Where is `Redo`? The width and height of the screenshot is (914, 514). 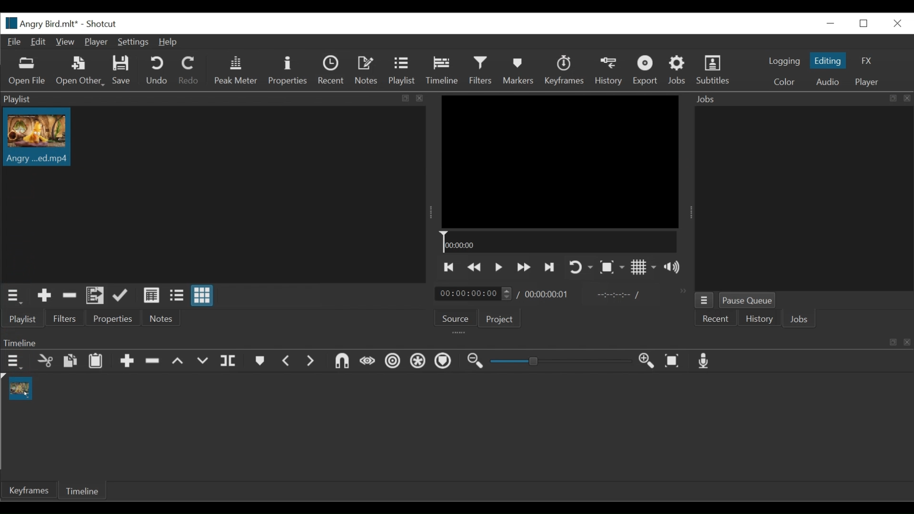
Redo is located at coordinates (188, 69).